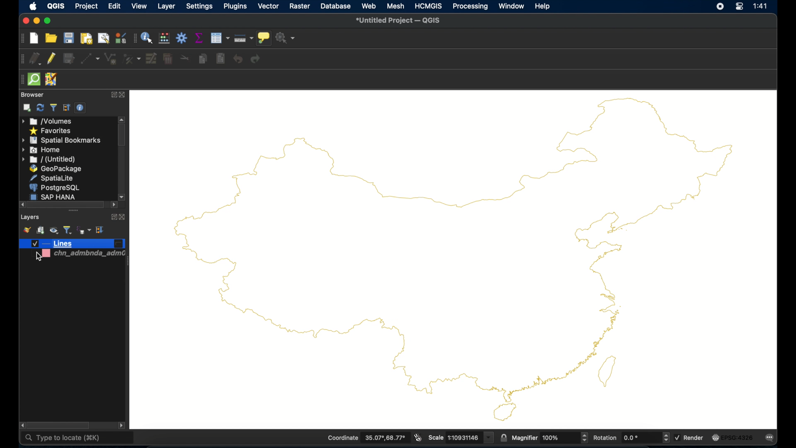  I want to click on no action selected, so click(286, 38).